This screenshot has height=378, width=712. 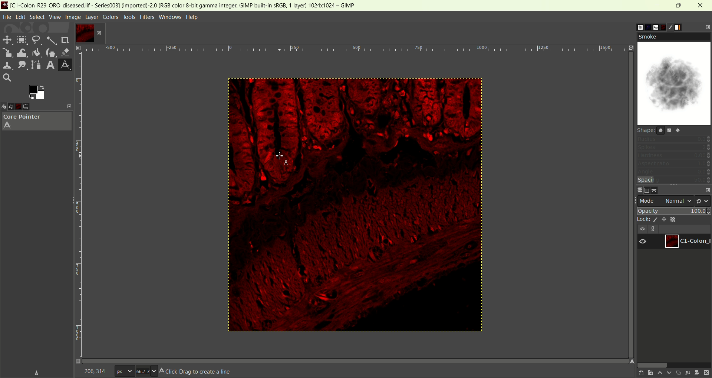 What do you see at coordinates (36, 92) in the screenshot?
I see `active foreground/background color` at bounding box center [36, 92].